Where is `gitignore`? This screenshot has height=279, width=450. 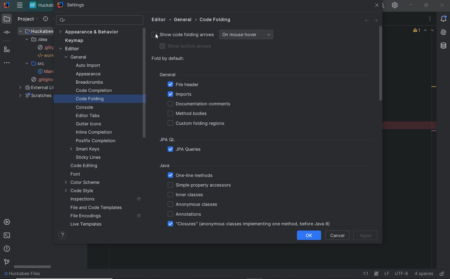
gitignore is located at coordinates (47, 47).